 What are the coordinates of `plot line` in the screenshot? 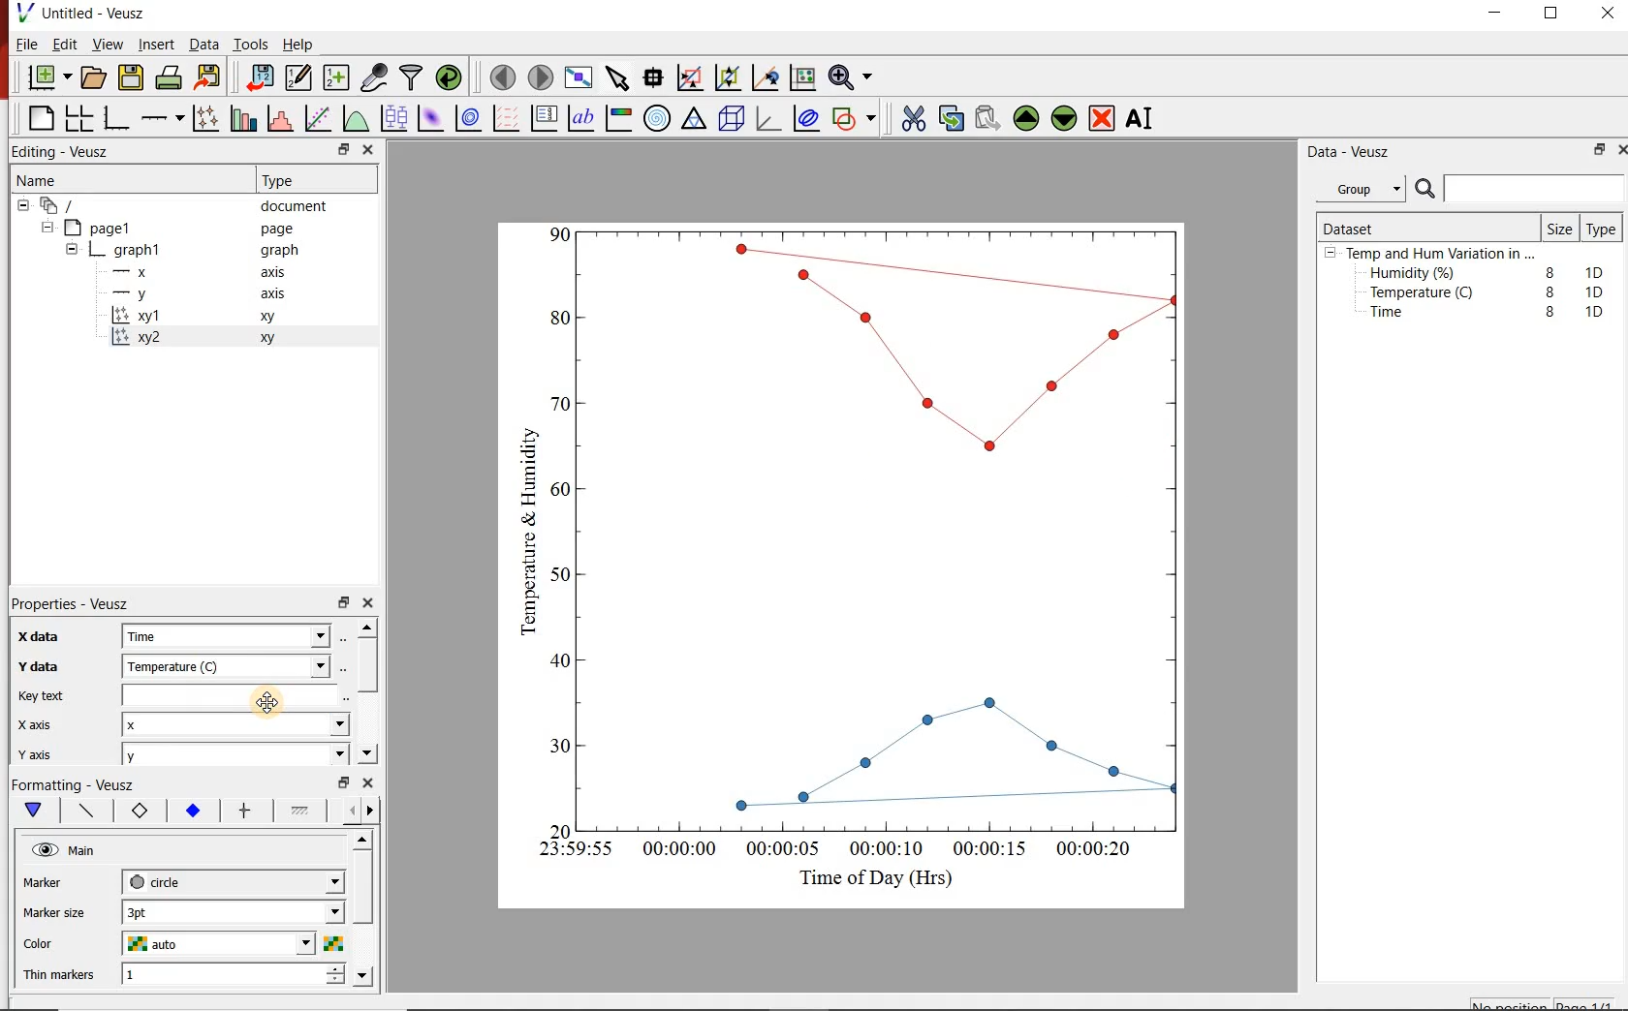 It's located at (87, 812).